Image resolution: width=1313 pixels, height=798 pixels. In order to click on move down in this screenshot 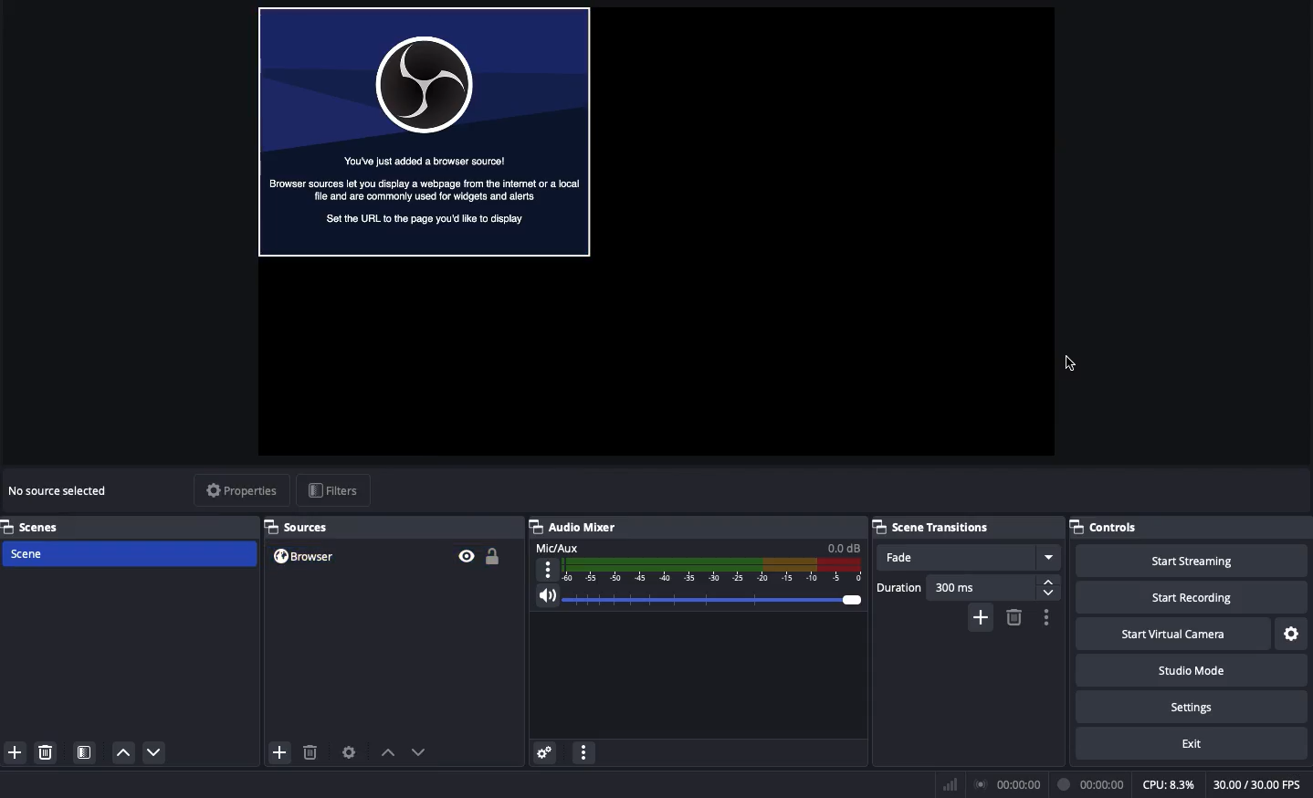, I will do `click(160, 750)`.